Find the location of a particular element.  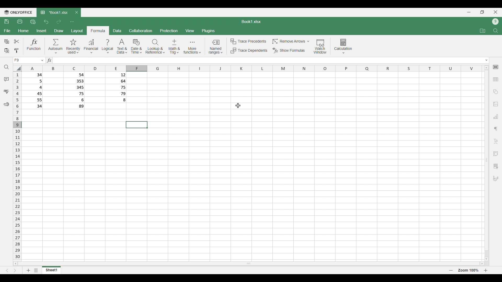

File menu is located at coordinates (7, 31).